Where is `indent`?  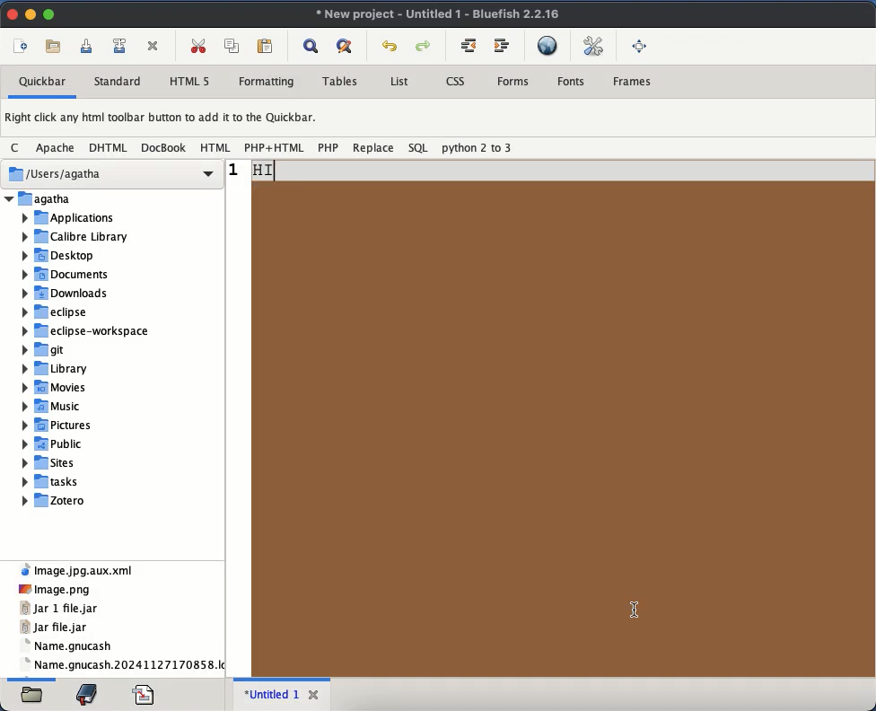 indent is located at coordinates (502, 48).